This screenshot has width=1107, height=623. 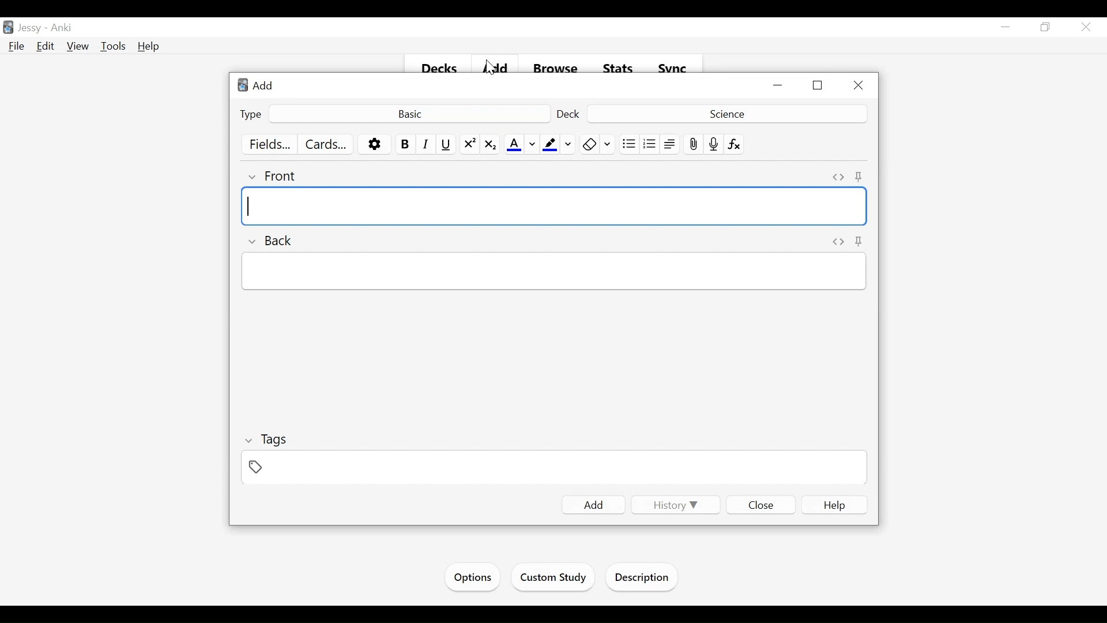 I want to click on Back Field, so click(x=553, y=271).